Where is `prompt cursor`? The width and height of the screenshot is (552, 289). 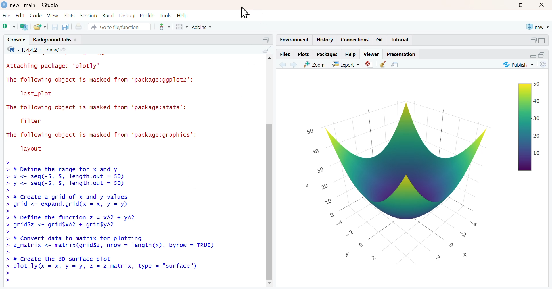 prompt cursor is located at coordinates (6, 161).